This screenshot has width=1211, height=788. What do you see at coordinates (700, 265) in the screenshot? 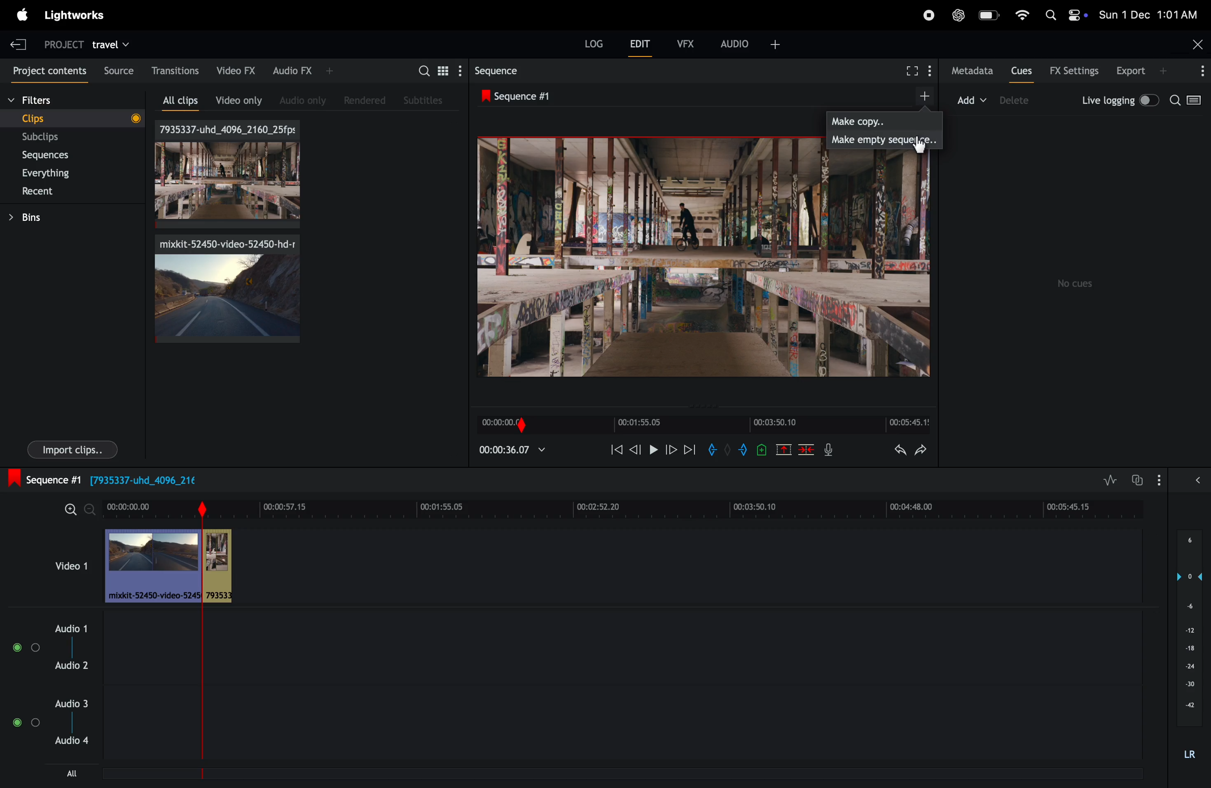
I see `output frame` at bounding box center [700, 265].